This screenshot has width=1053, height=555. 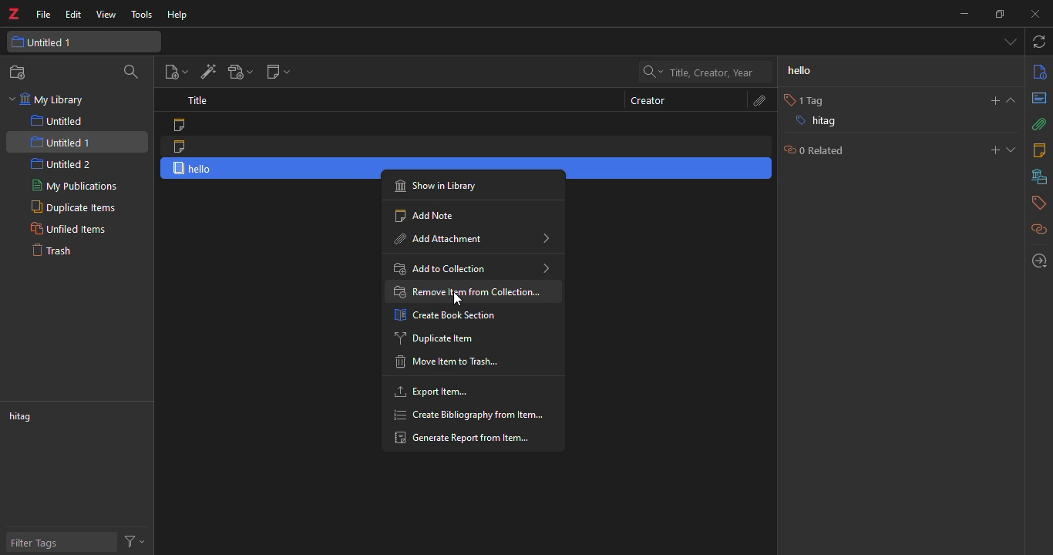 I want to click on minimize, so click(x=958, y=15).